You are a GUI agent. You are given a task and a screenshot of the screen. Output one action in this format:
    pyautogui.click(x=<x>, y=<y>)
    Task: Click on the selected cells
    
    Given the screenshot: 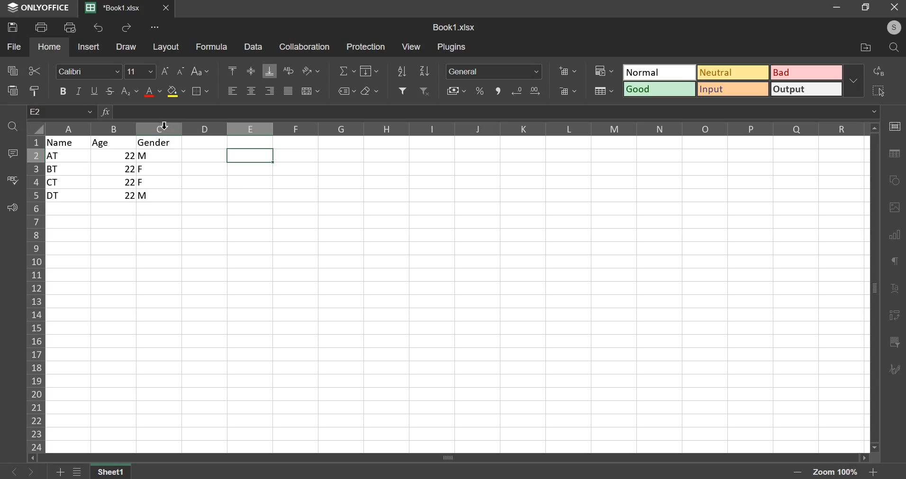 What is the action you would take?
    pyautogui.click(x=250, y=155)
    